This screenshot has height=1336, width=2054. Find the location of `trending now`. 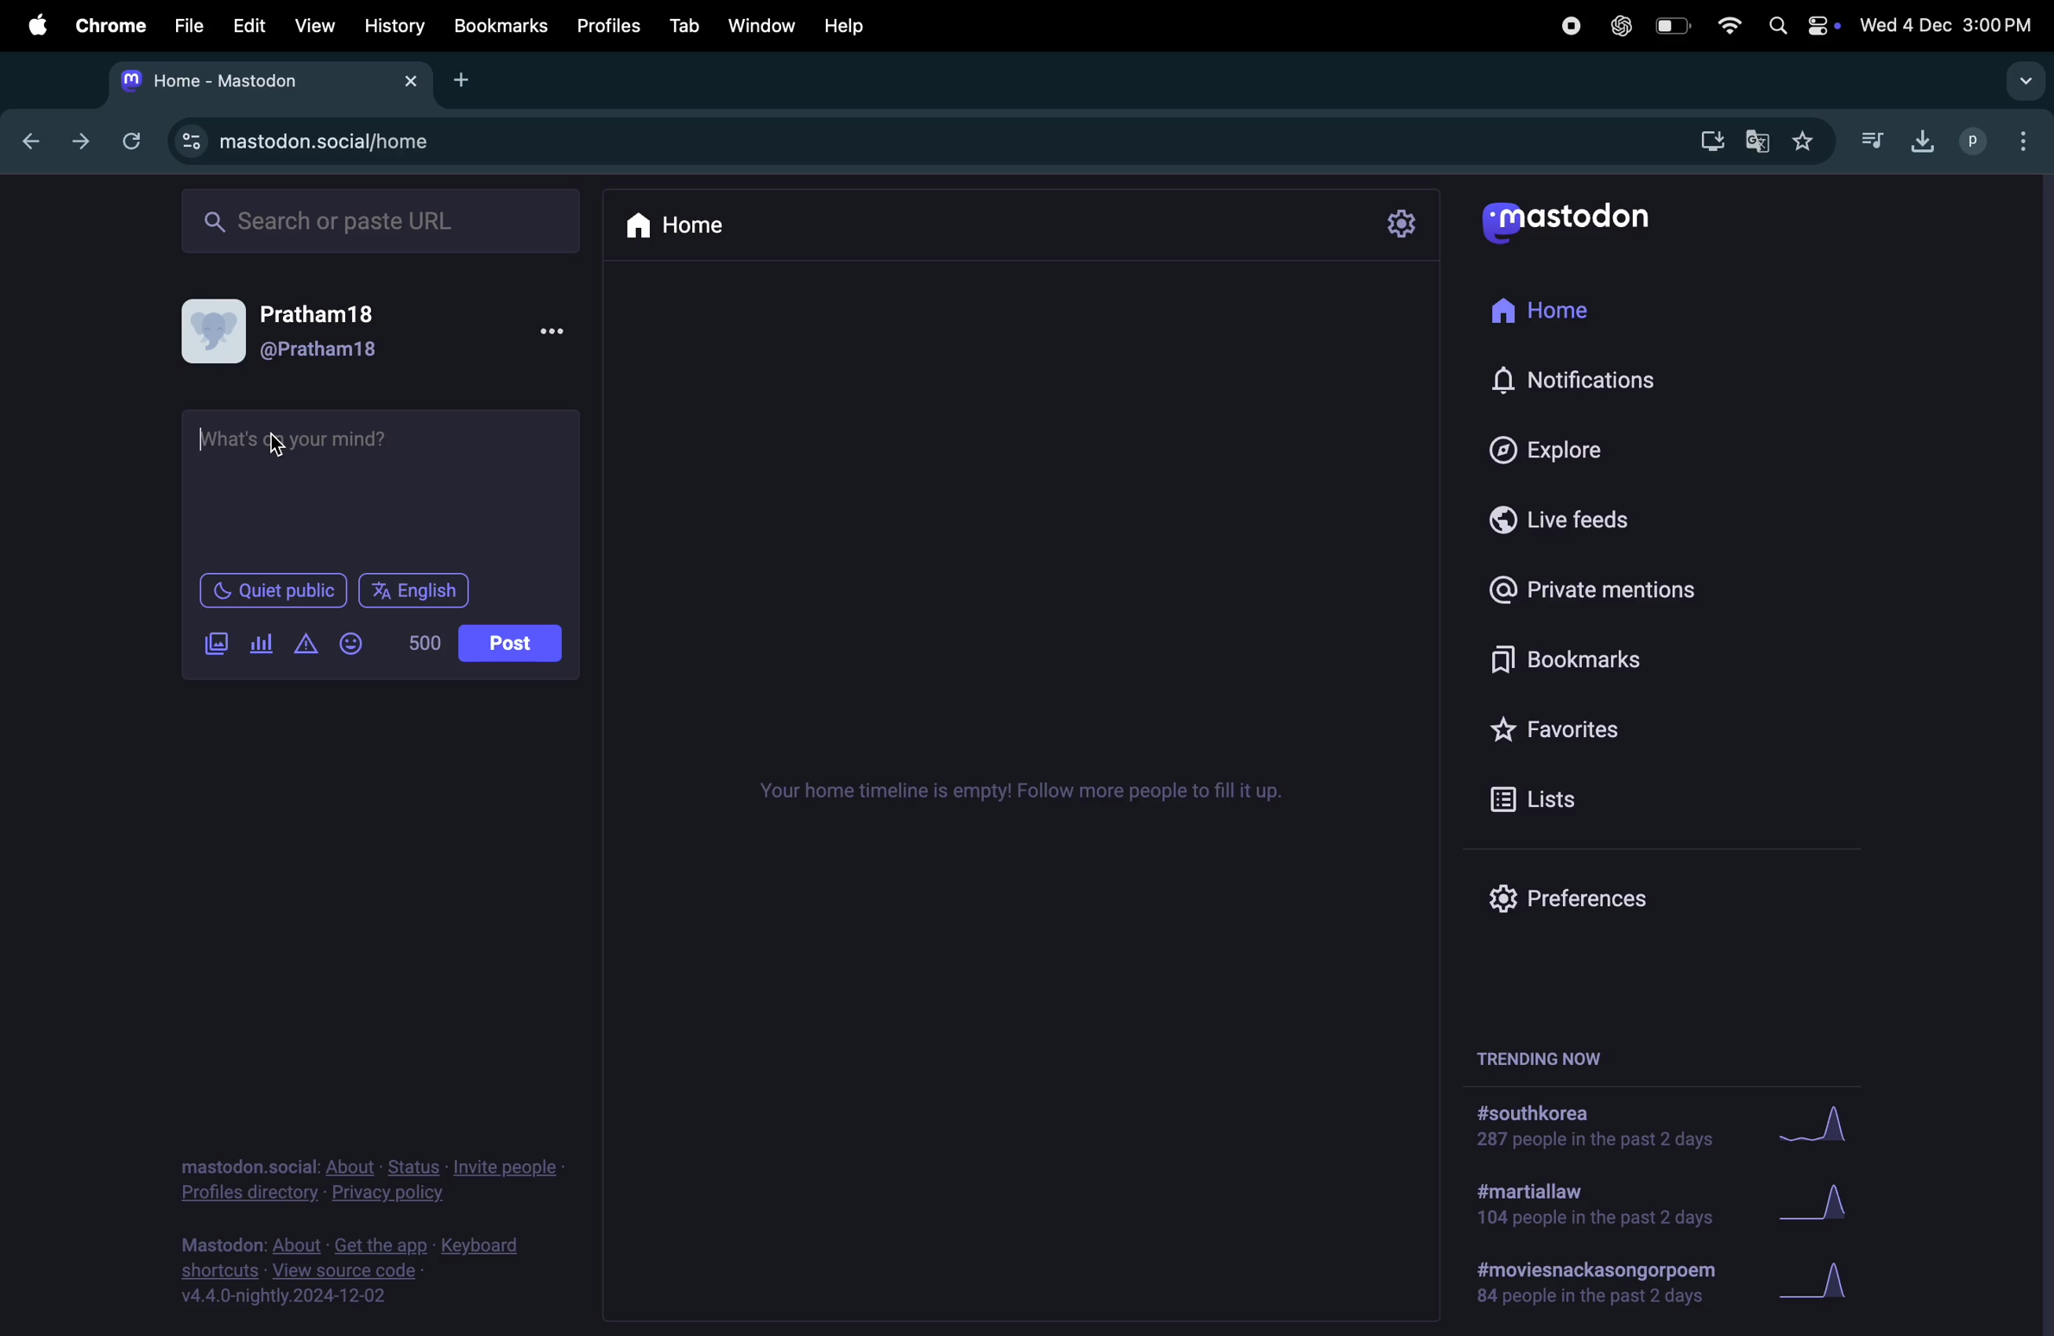

trending now is located at coordinates (1531, 1059).